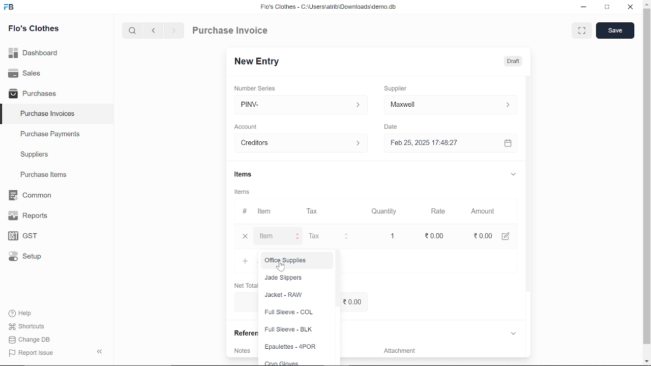  Describe the element at coordinates (647, 4) in the screenshot. I see `move up` at that location.